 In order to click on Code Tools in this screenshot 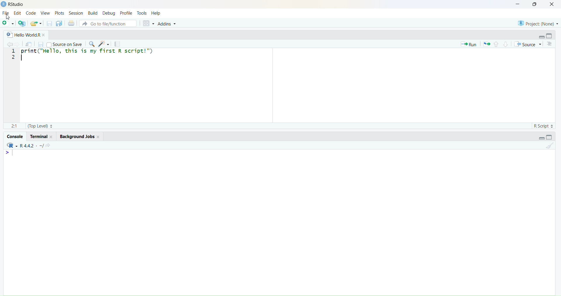, I will do `click(104, 44)`.